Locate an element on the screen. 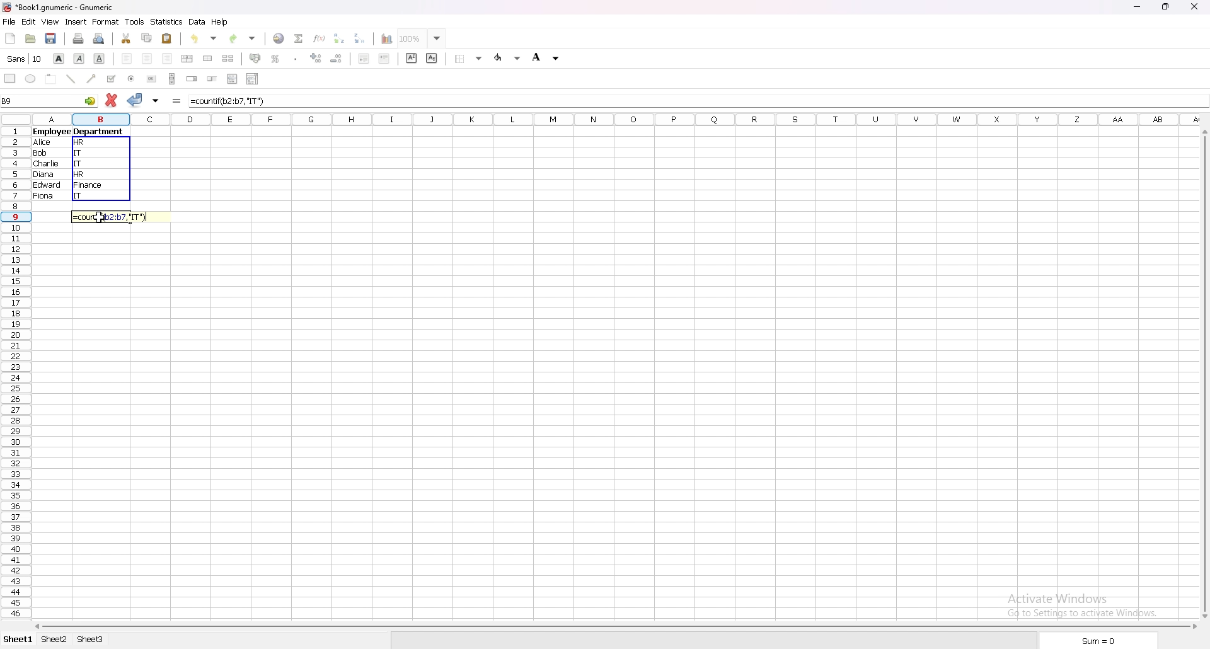  accept changes in all cells is located at coordinates (156, 100).